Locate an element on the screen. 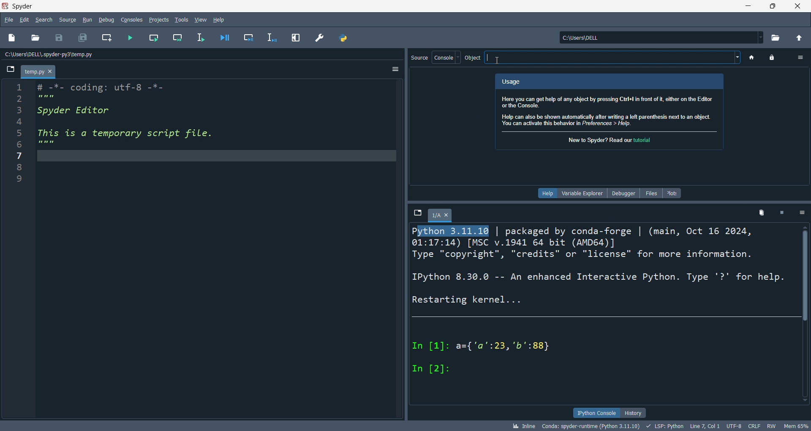 This screenshot has width=811, height=431. file is located at coordinates (8, 19).